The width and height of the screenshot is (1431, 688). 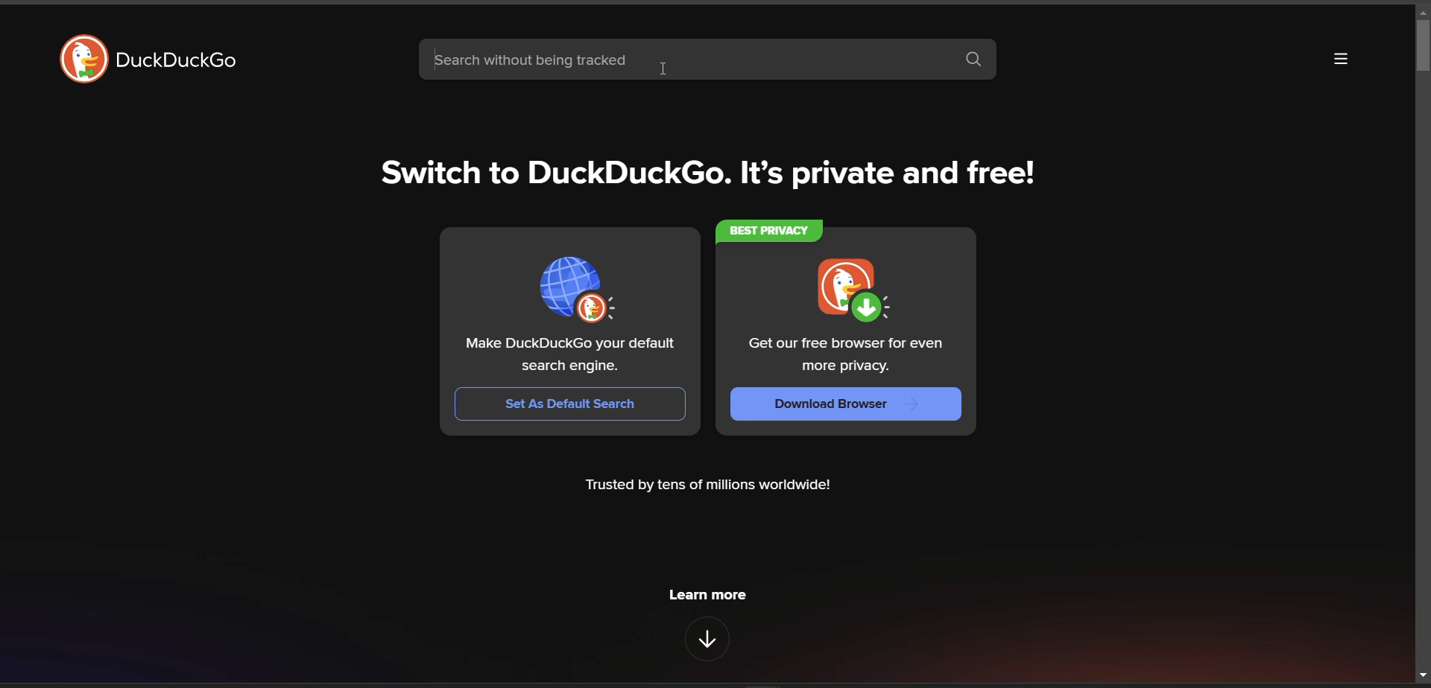 What do you see at coordinates (847, 357) in the screenshot?
I see `Get our free browser for even
more privacy.` at bounding box center [847, 357].